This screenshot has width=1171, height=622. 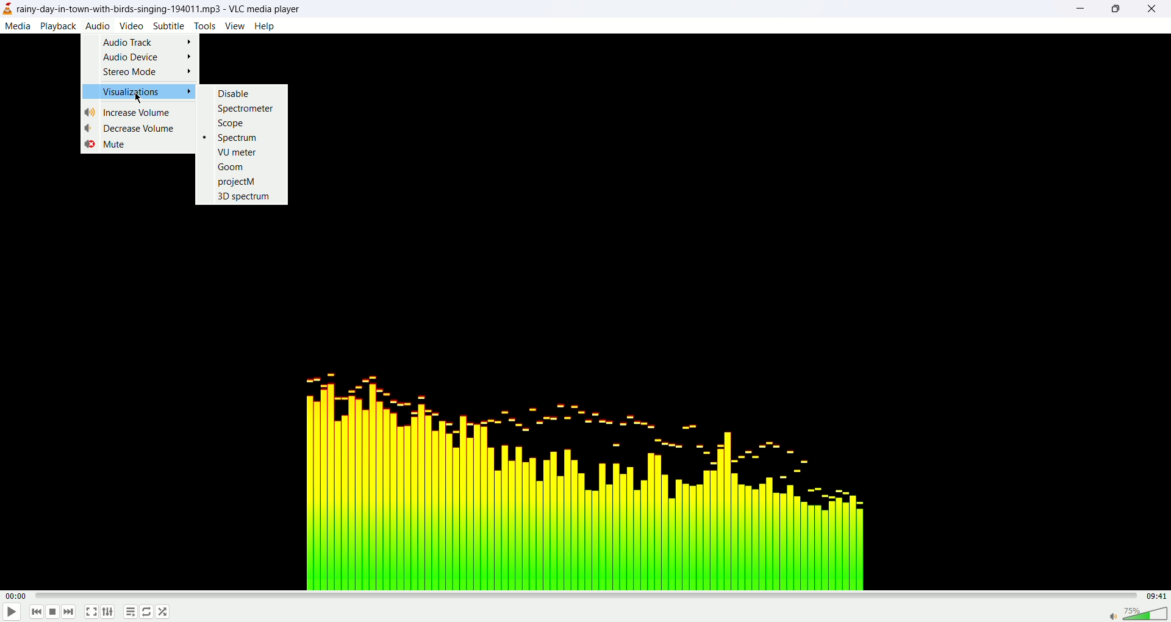 What do you see at coordinates (147, 73) in the screenshot?
I see `stereo mode` at bounding box center [147, 73].